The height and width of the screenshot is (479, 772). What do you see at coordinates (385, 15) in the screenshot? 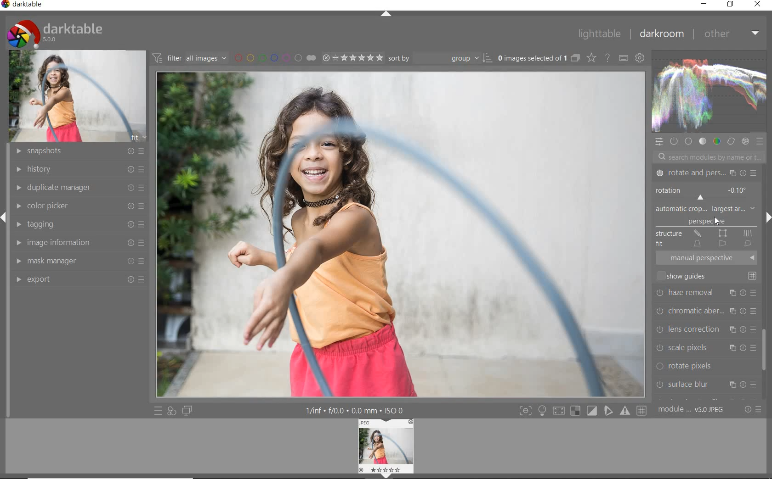
I see `expand/collapse` at bounding box center [385, 15].